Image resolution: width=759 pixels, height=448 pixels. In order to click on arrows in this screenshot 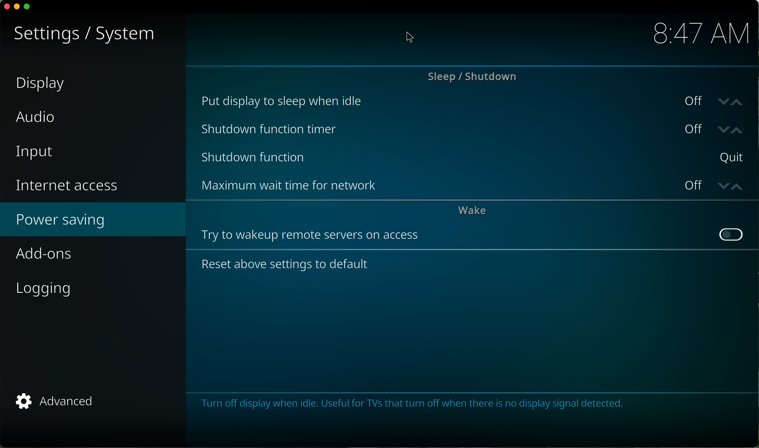, I will do `click(733, 131)`.